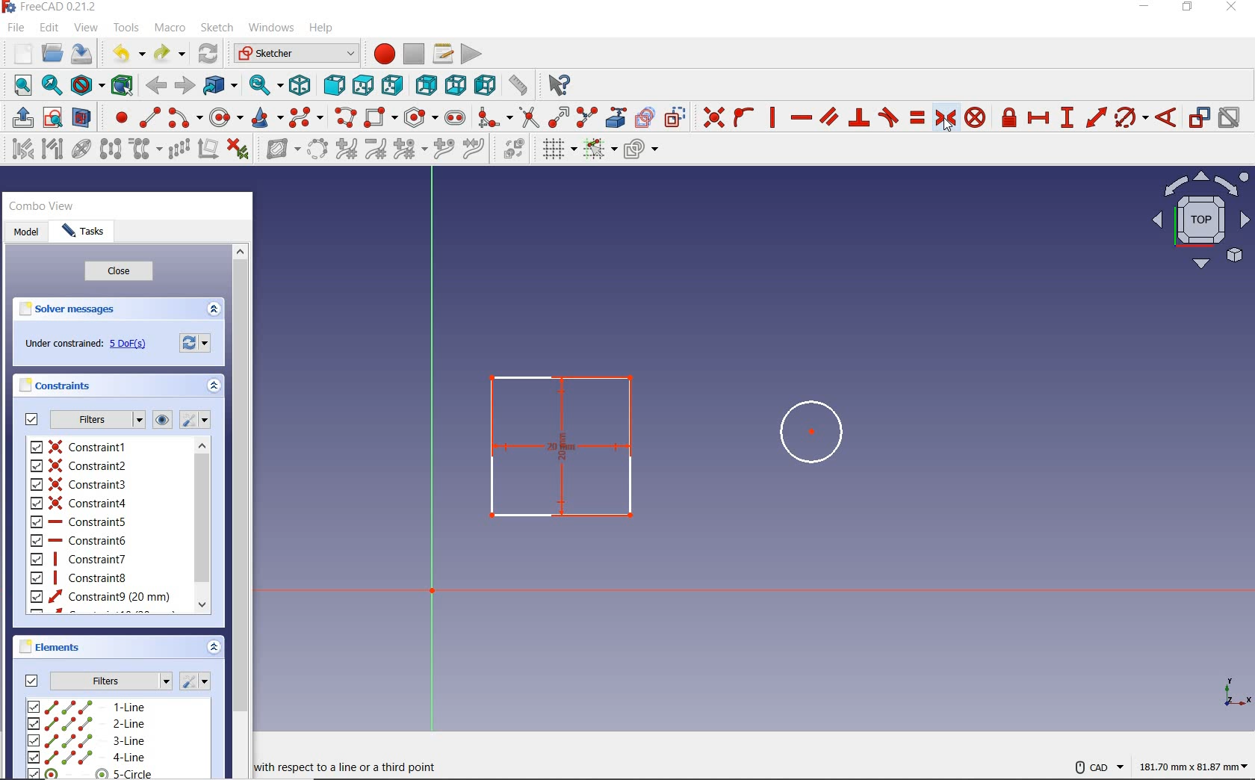 Image resolution: width=1255 pixels, height=780 pixels. I want to click on trim edge, so click(528, 117).